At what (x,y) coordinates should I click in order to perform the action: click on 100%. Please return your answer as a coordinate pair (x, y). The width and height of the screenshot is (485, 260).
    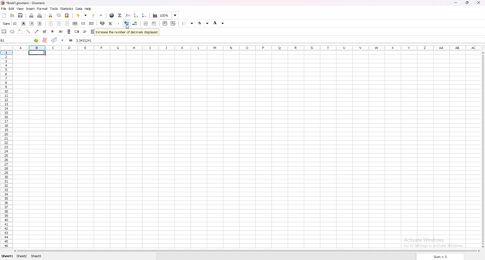
    Looking at the image, I should click on (169, 15).